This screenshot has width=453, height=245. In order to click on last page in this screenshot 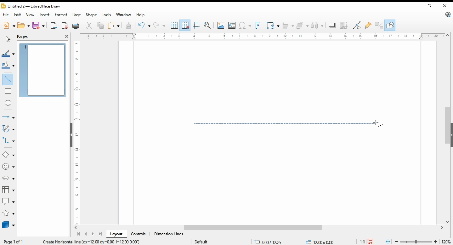, I will do `click(100, 234)`.